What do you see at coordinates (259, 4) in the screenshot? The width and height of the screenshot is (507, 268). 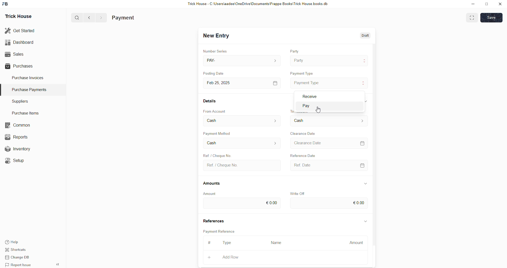 I see `Trick House - C:\Users\aadee\OneDrive\Documents\Frappe Books\Trick House books.db` at bounding box center [259, 4].